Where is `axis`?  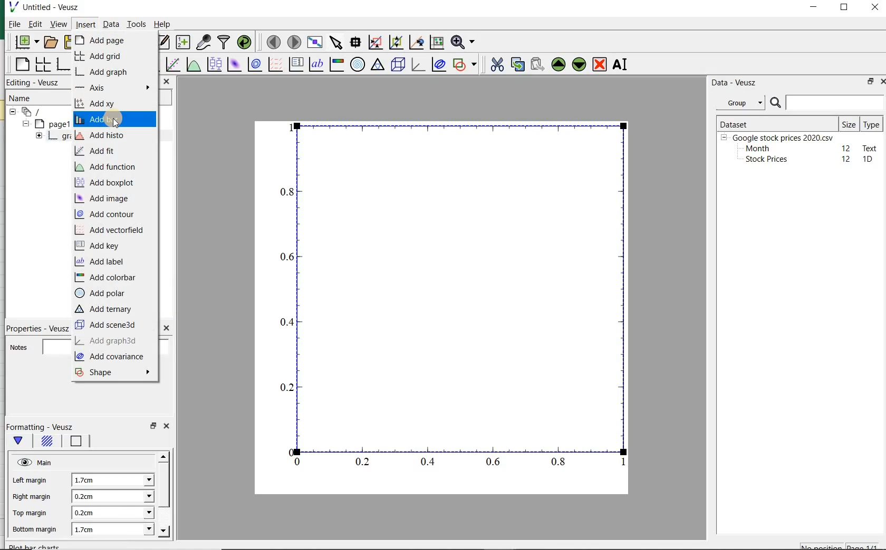 axis is located at coordinates (113, 87).